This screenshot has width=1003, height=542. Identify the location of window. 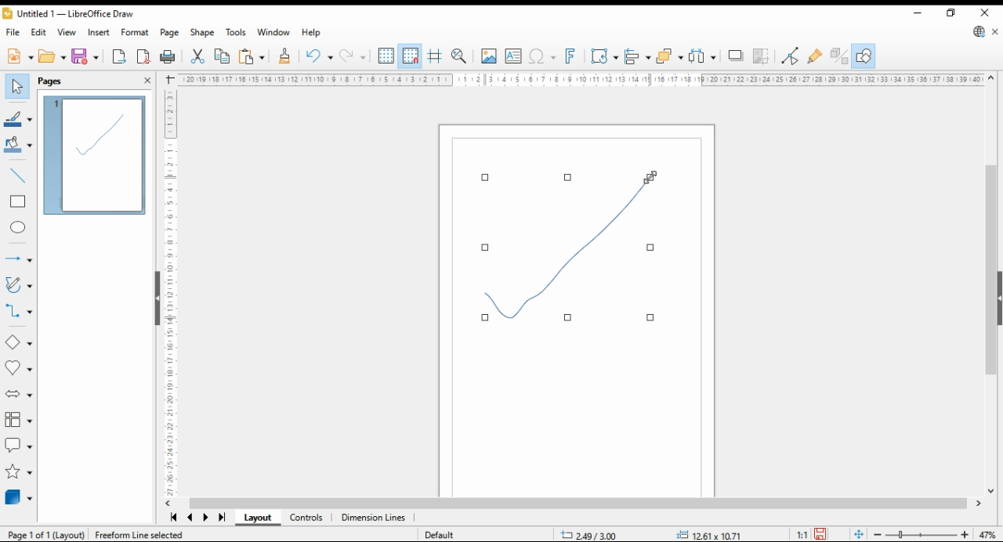
(273, 32).